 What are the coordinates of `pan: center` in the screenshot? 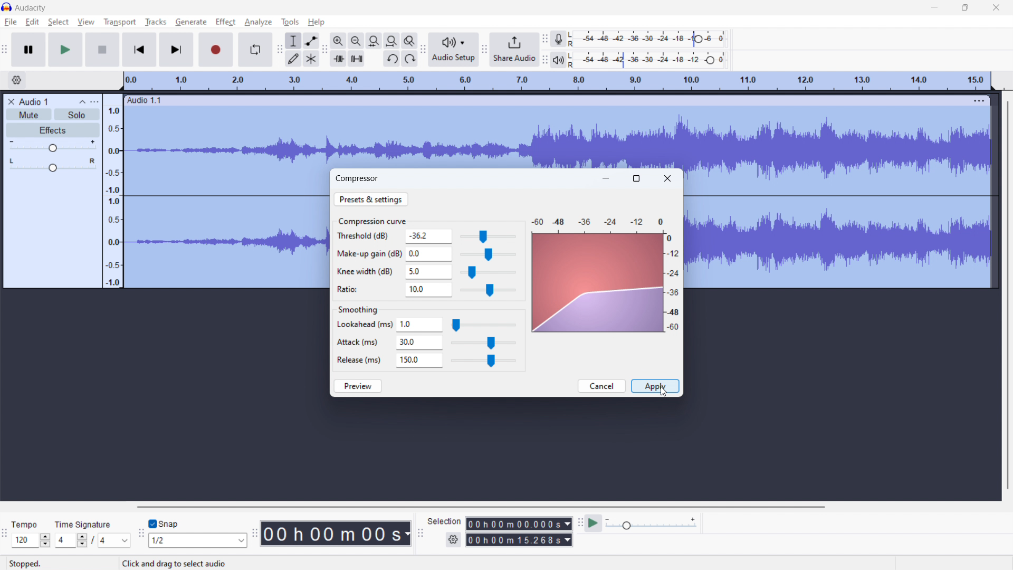 It's located at (52, 165).